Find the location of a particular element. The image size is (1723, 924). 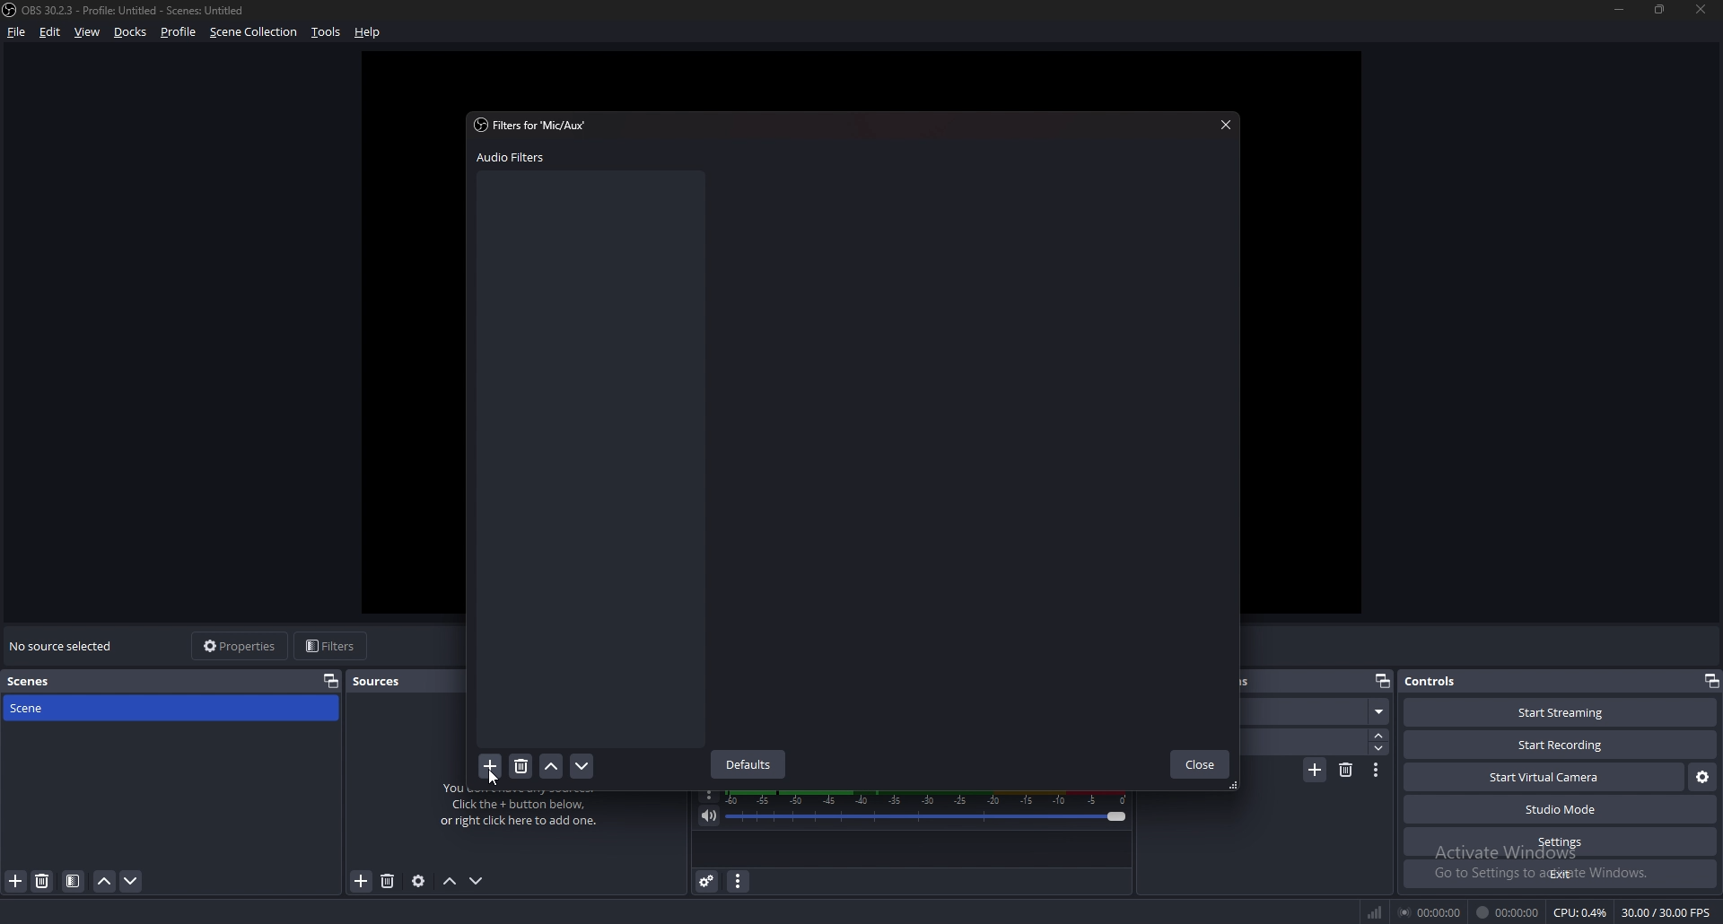

start virtual camera is located at coordinates (1547, 777).